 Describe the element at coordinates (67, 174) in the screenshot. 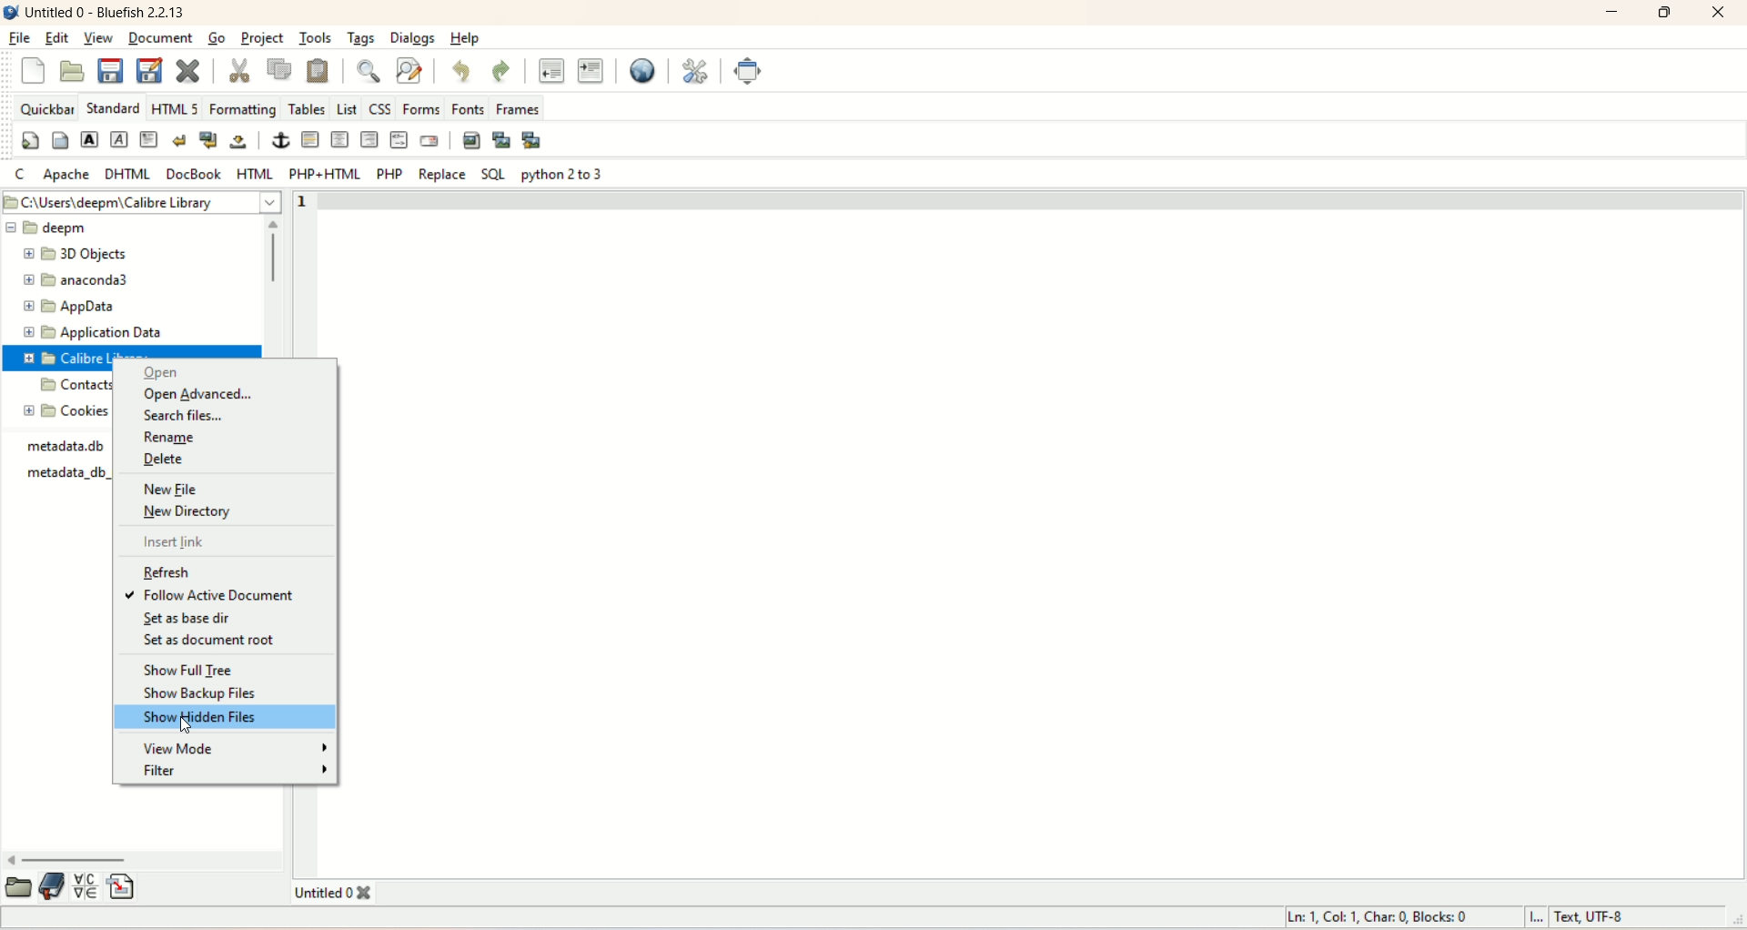

I see `apache` at that location.